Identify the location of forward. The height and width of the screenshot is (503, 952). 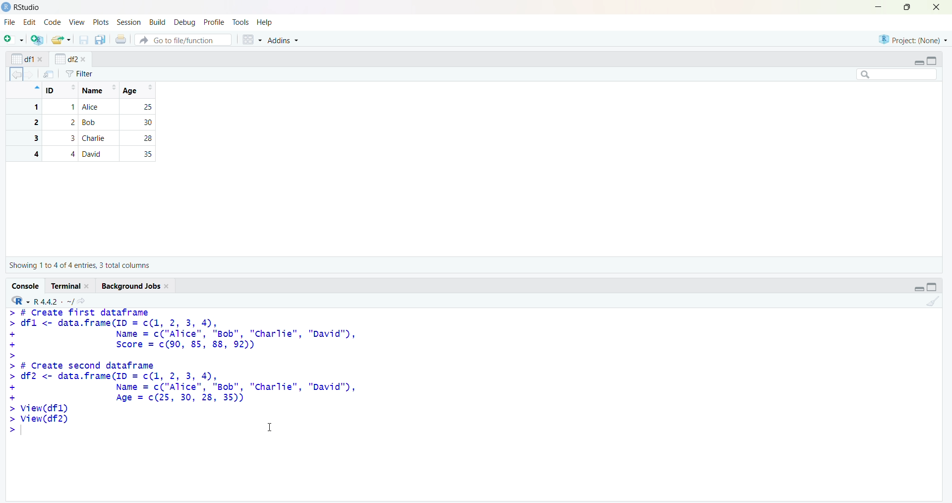
(30, 75).